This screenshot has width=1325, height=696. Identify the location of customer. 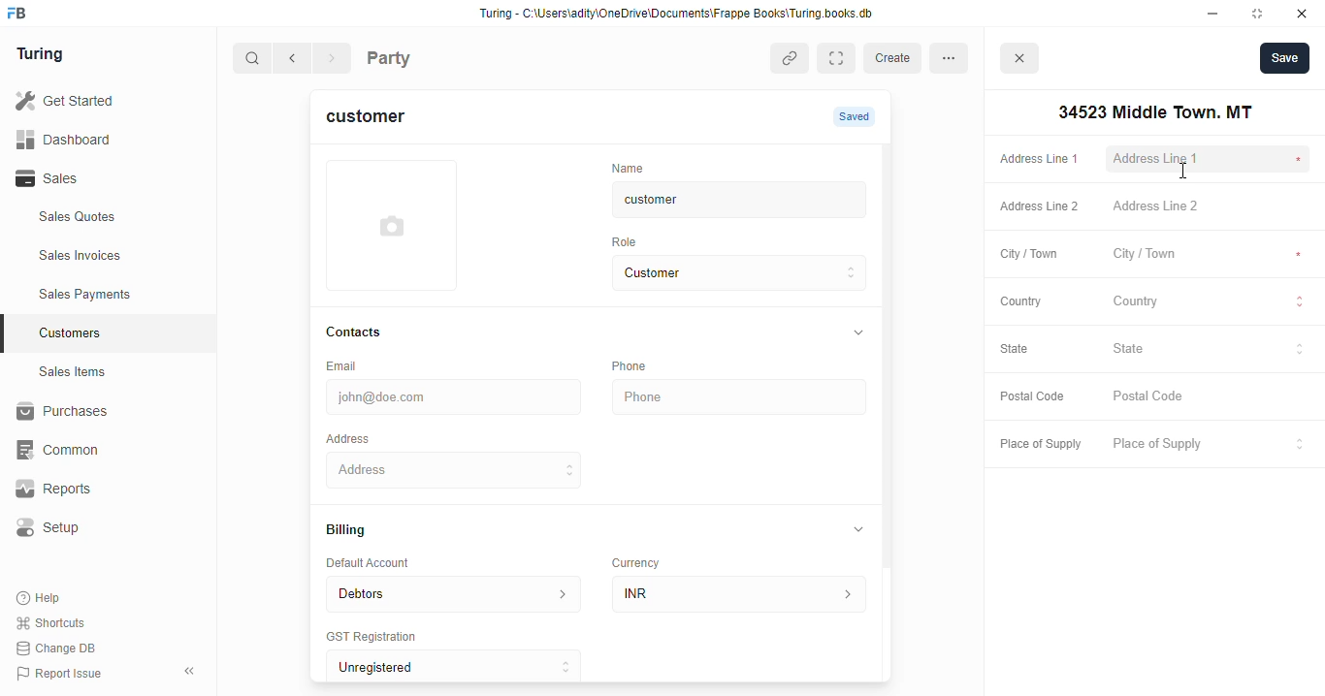
(724, 200).